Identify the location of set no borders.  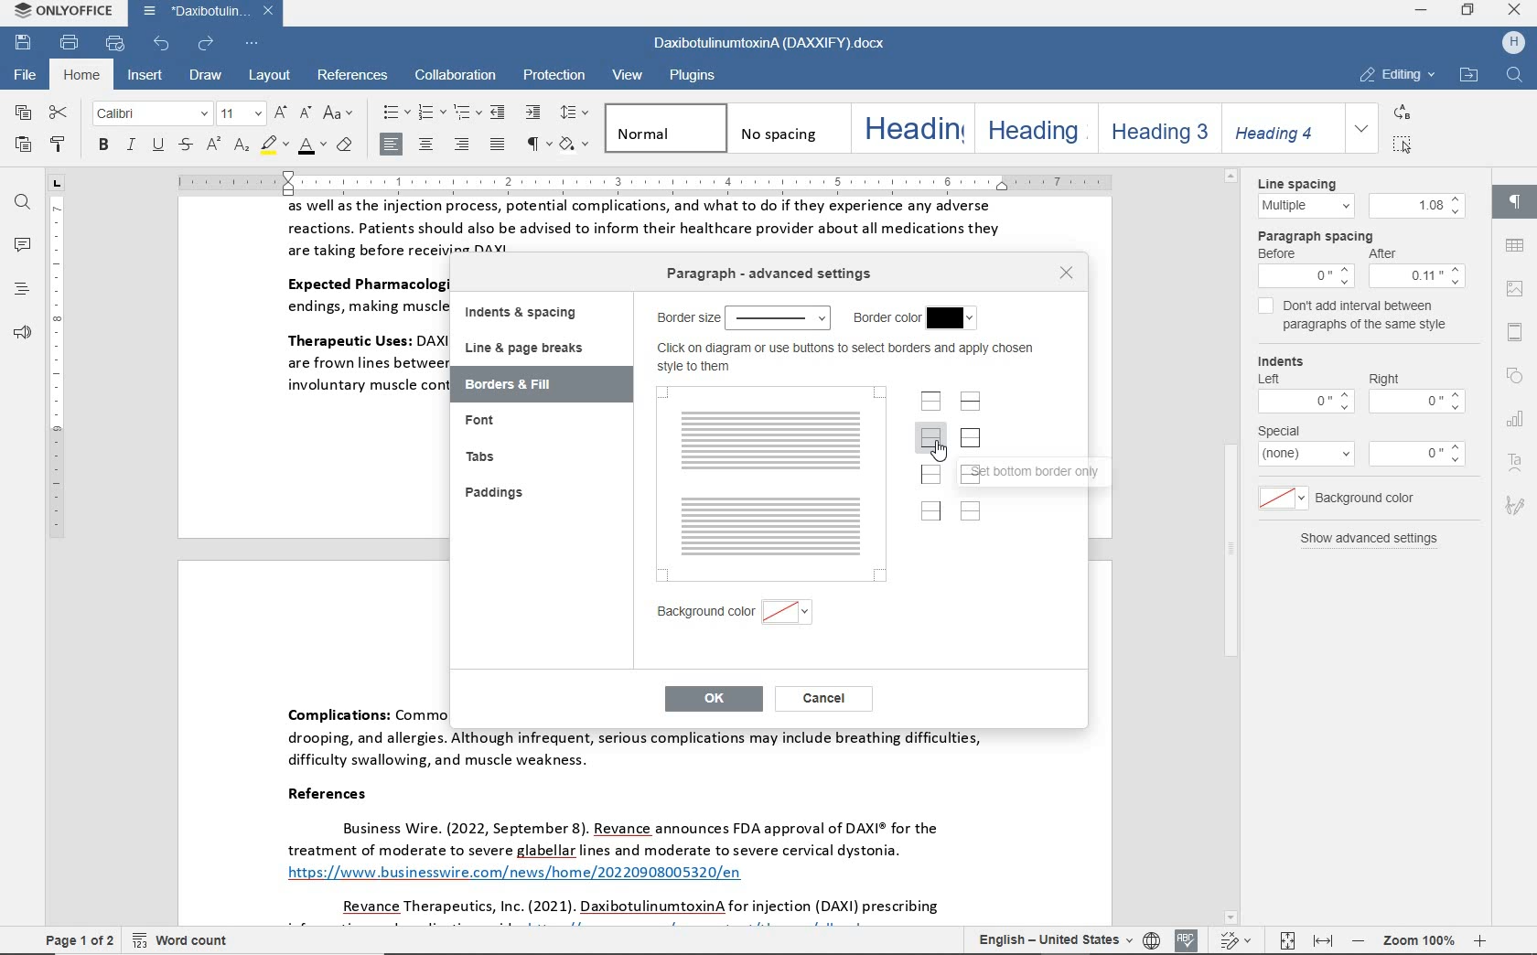
(972, 510).